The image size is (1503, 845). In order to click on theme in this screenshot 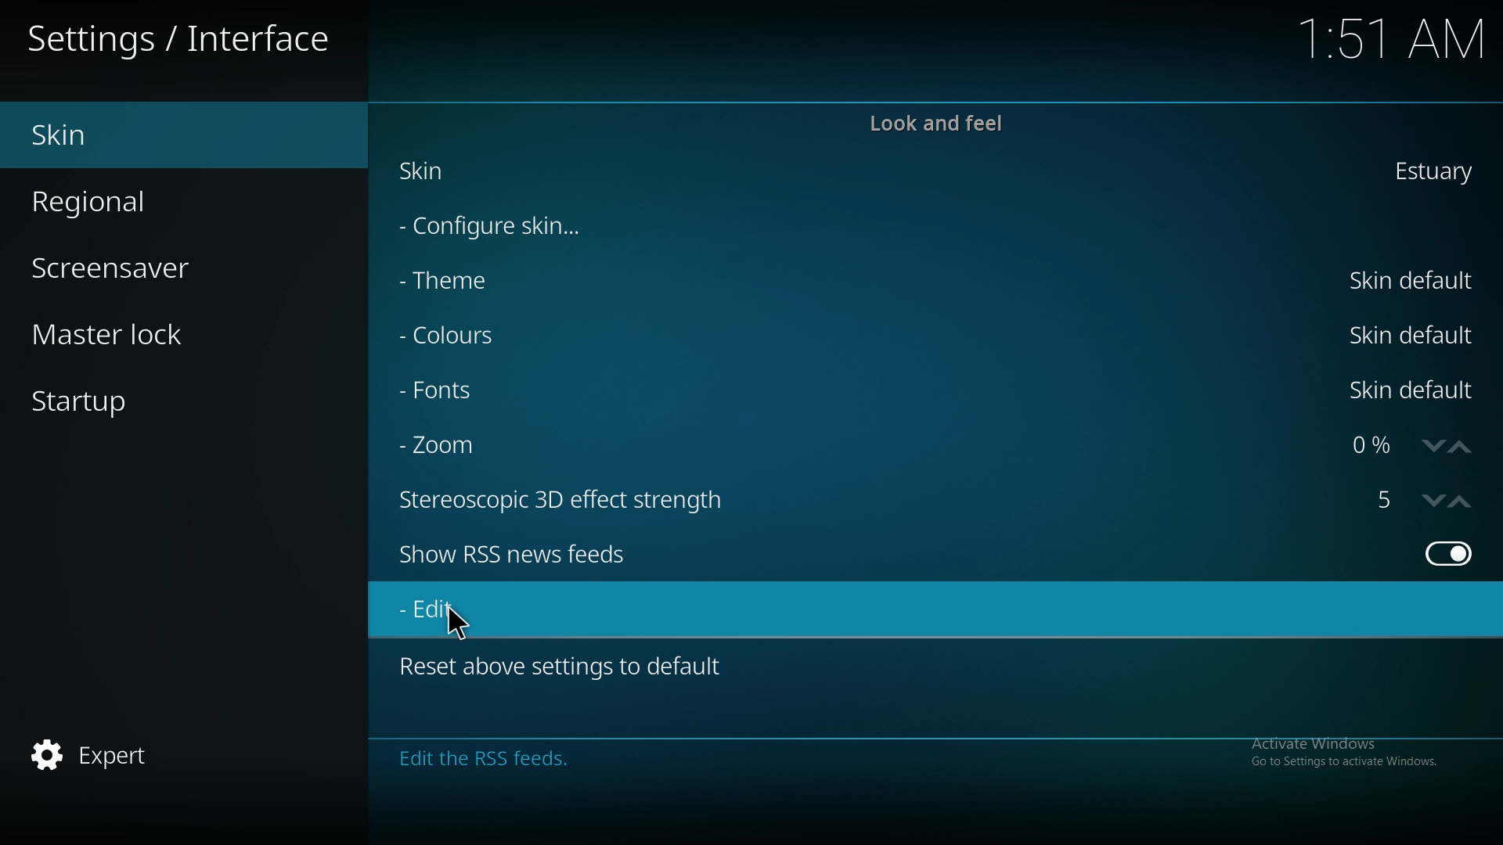, I will do `click(460, 281)`.